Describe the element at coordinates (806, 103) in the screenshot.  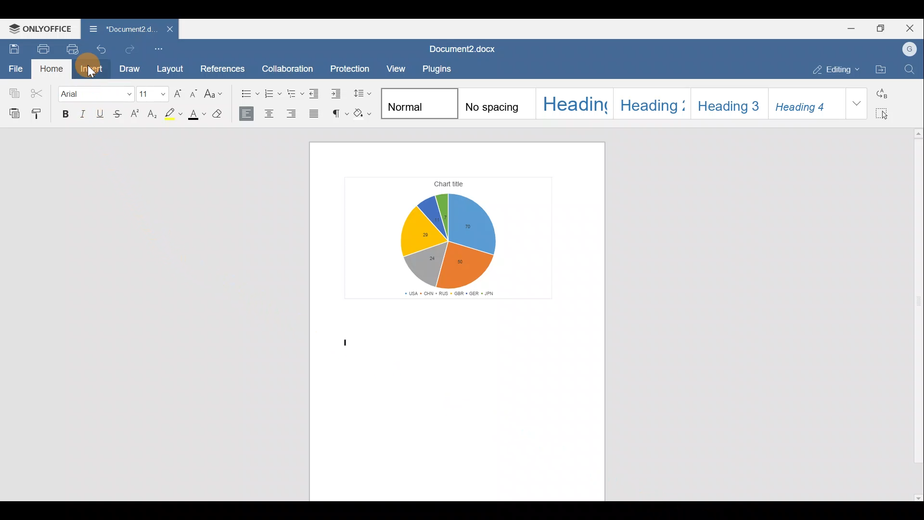
I see `Style 6` at that location.